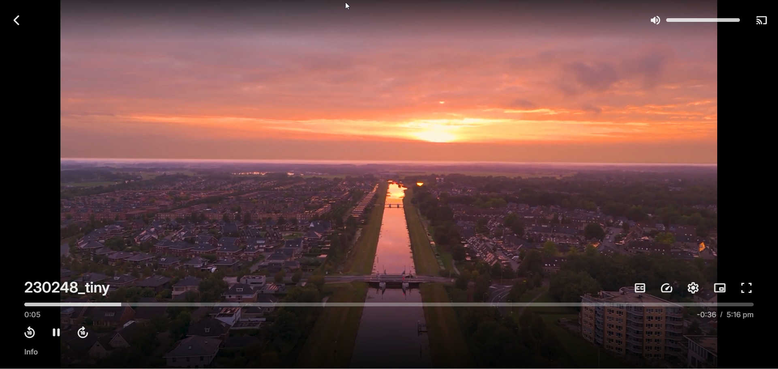  What do you see at coordinates (640, 290) in the screenshot?
I see `subtitles` at bounding box center [640, 290].